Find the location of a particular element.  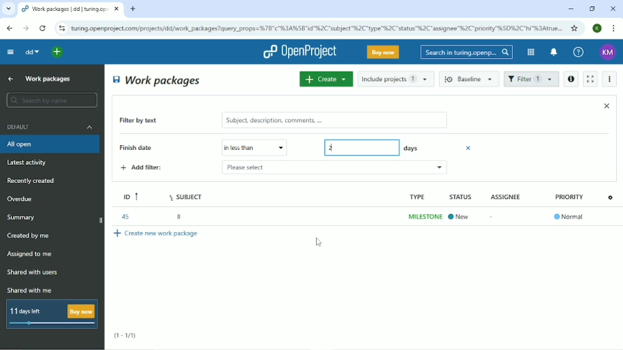

Shared with users is located at coordinates (33, 272).